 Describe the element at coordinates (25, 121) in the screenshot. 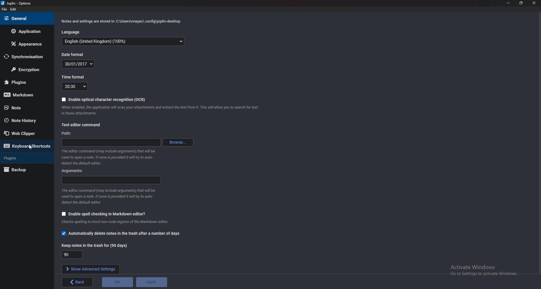

I see `Note history` at that location.